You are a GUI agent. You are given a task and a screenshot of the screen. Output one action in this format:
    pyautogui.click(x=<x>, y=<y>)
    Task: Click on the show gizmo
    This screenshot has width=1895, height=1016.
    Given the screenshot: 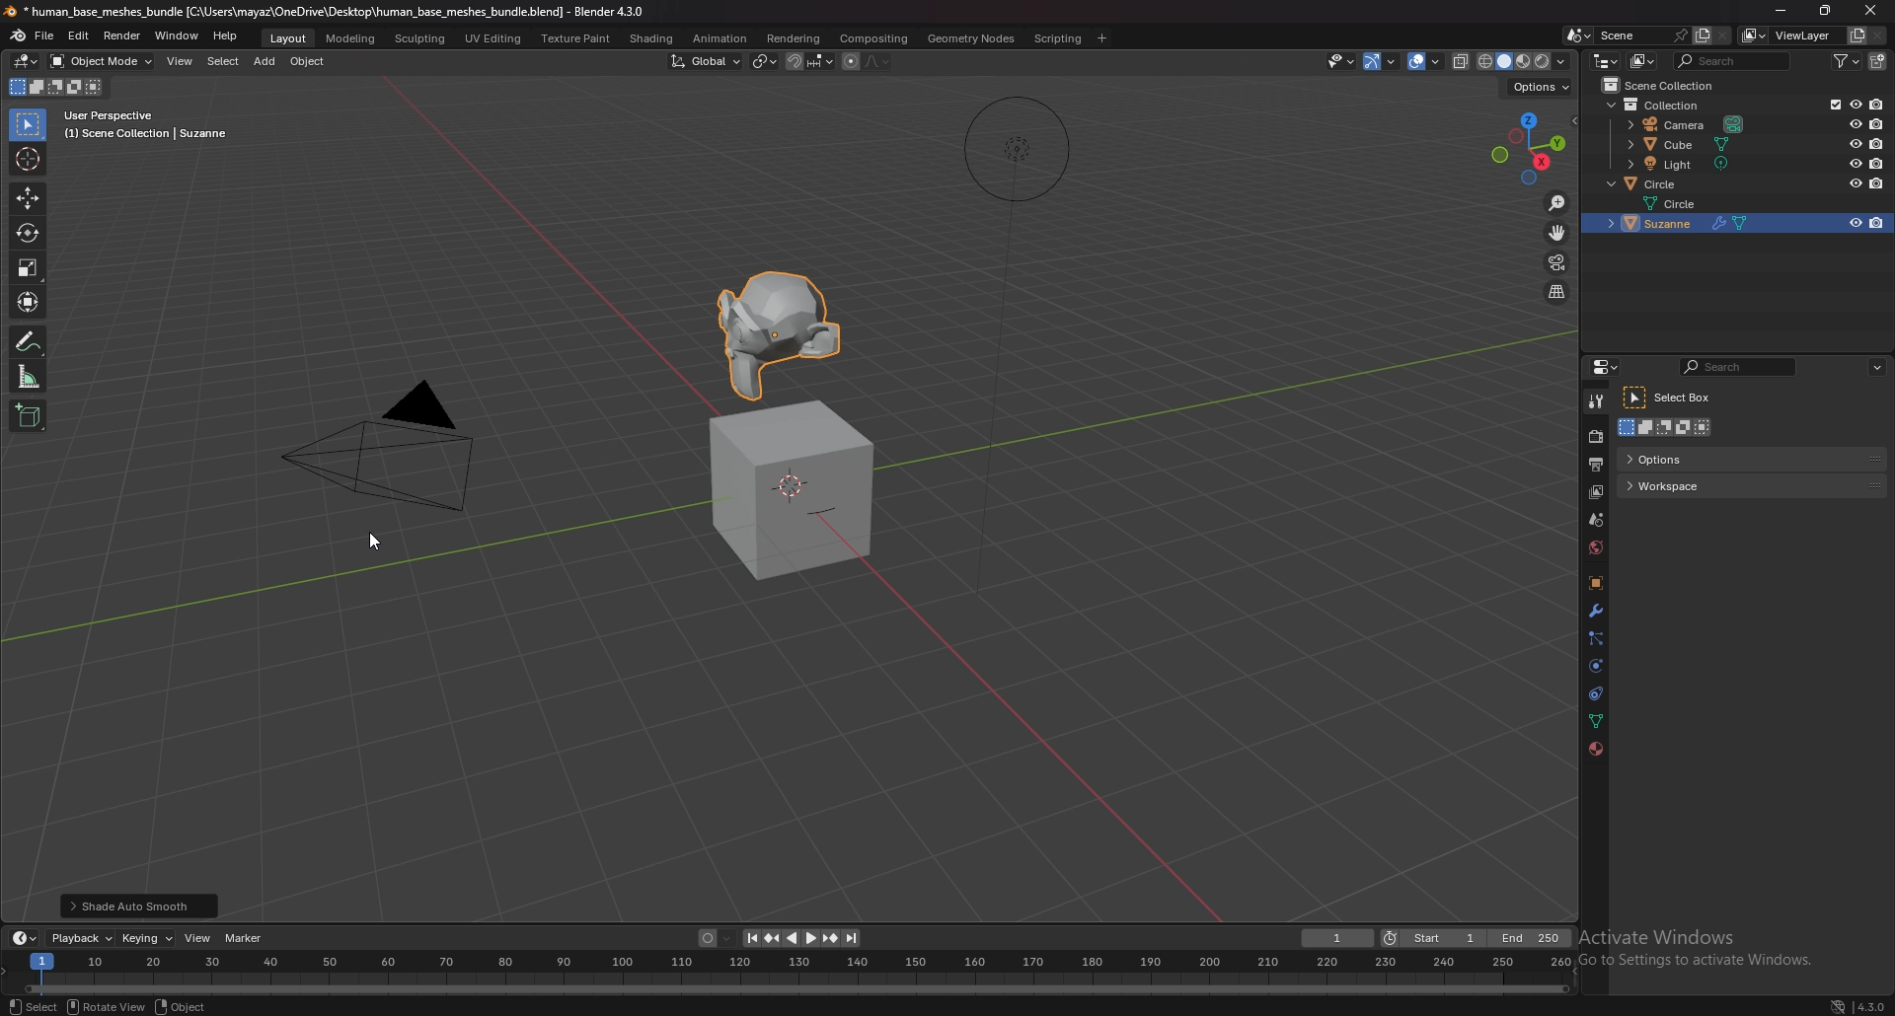 What is the action you would take?
    pyautogui.click(x=1382, y=61)
    